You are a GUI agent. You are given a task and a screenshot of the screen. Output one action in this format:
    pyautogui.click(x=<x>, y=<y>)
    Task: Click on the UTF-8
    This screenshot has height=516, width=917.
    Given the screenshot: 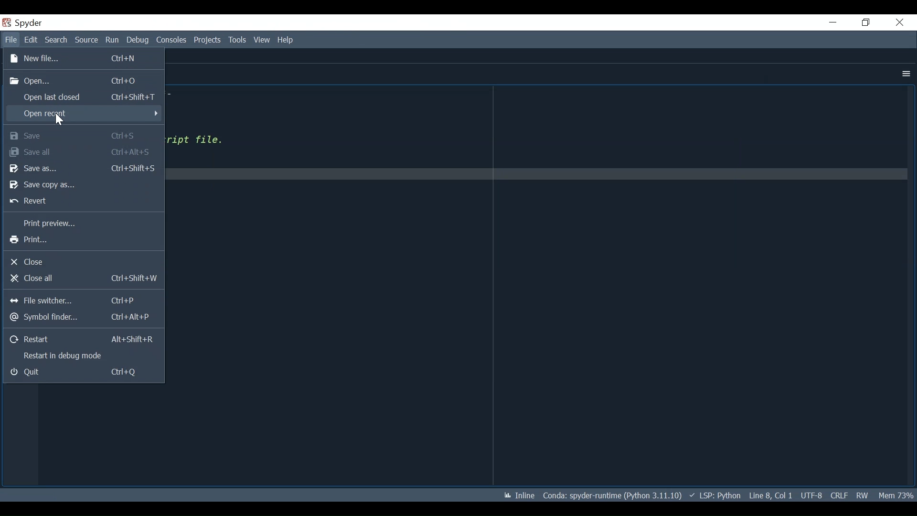 What is the action you would take?
    pyautogui.click(x=810, y=494)
    